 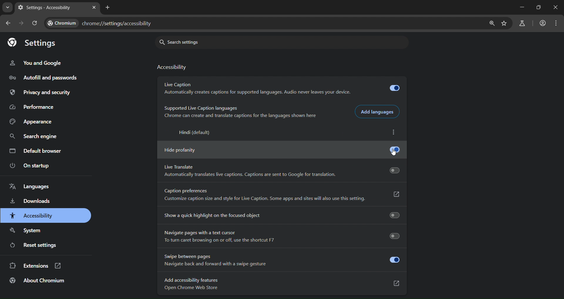 What do you see at coordinates (42, 77) in the screenshot?
I see `autofill and passwords` at bounding box center [42, 77].